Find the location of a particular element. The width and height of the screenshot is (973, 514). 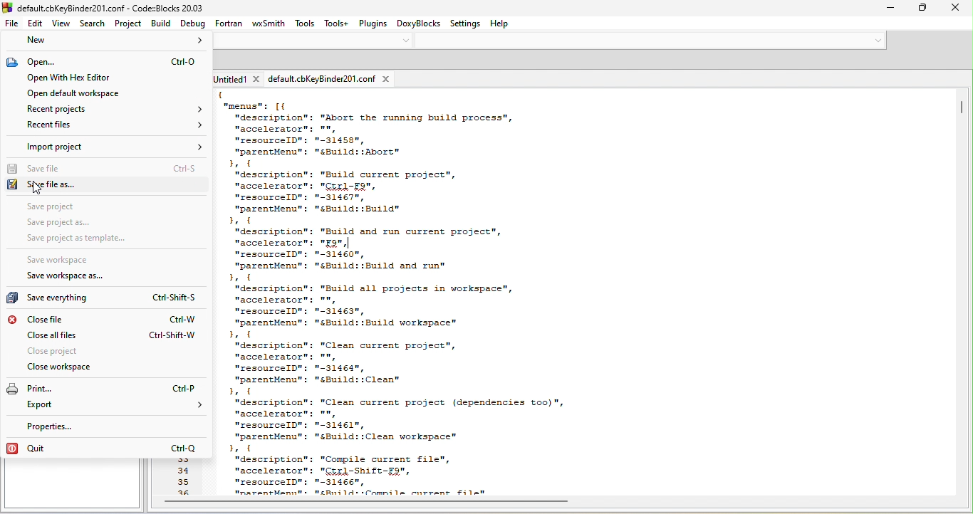

text is located at coordinates (431, 293).